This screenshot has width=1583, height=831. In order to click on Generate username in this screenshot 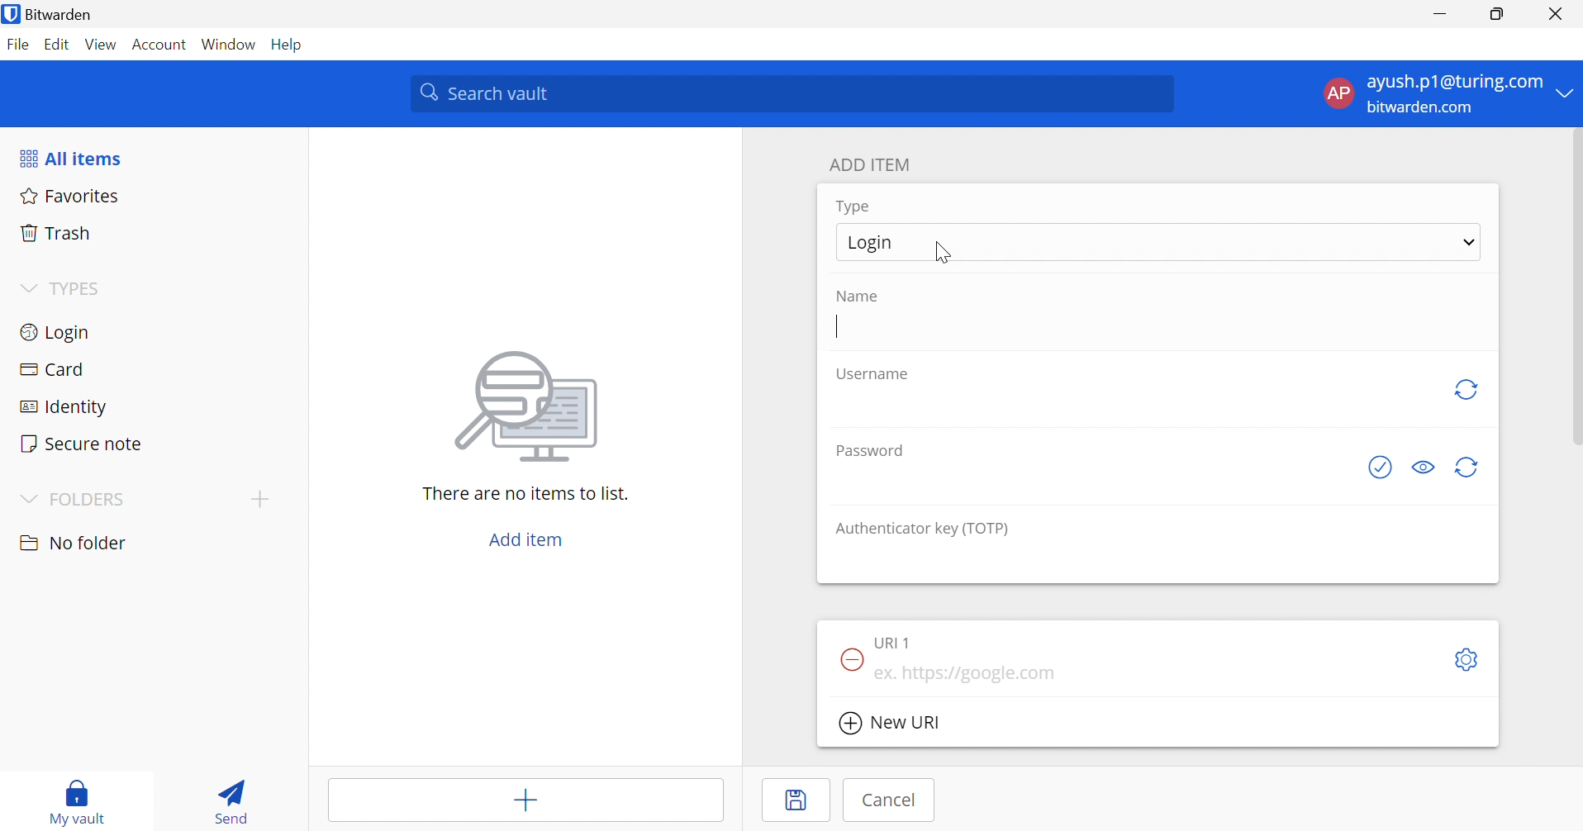, I will do `click(1466, 389)`.